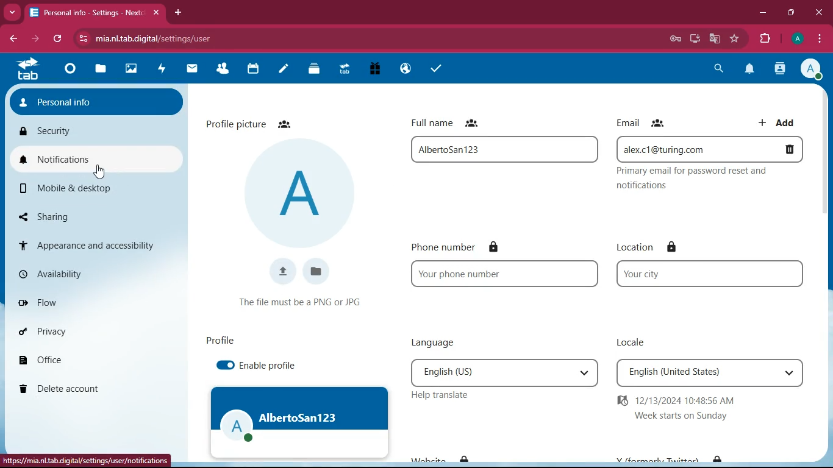 The height and width of the screenshot is (468, 833). I want to click on calendar, so click(256, 69).